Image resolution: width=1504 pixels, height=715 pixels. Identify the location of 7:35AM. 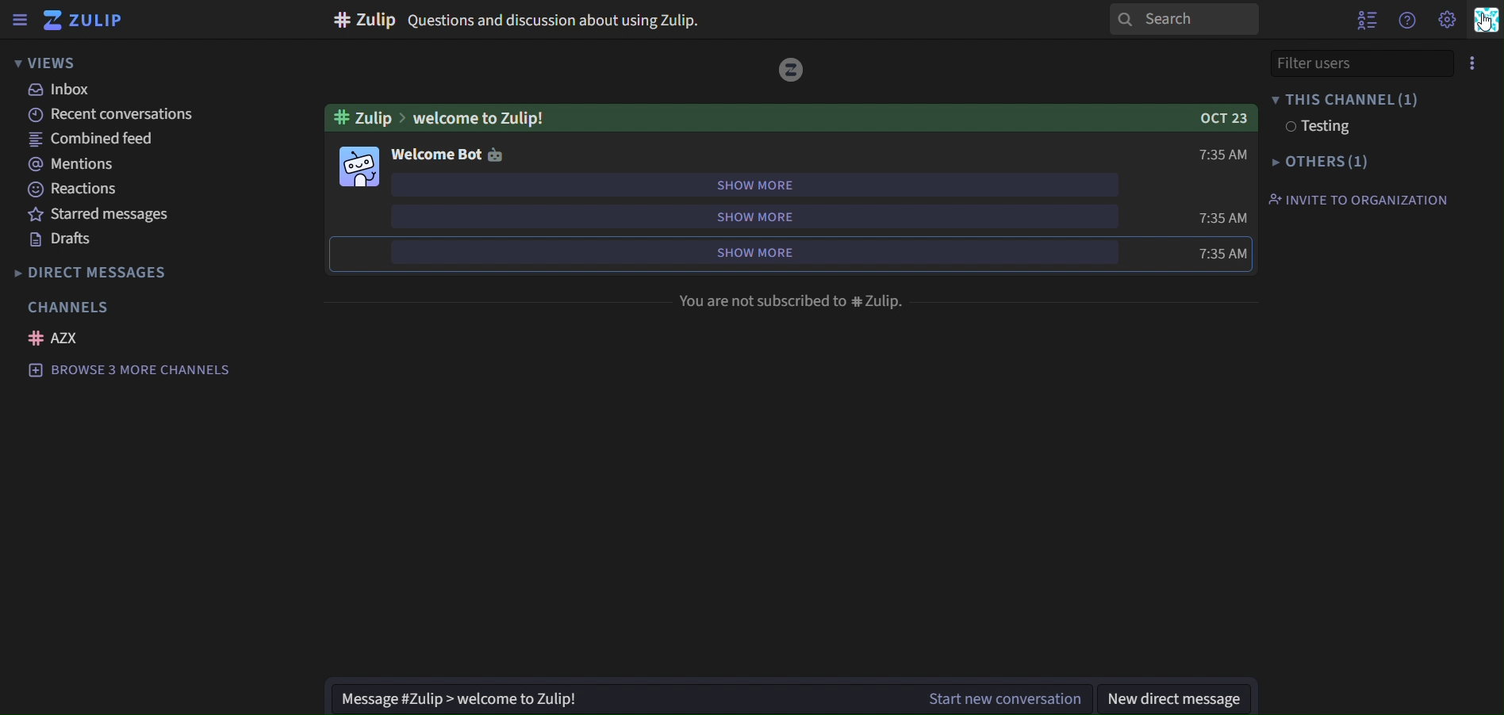
(1225, 216).